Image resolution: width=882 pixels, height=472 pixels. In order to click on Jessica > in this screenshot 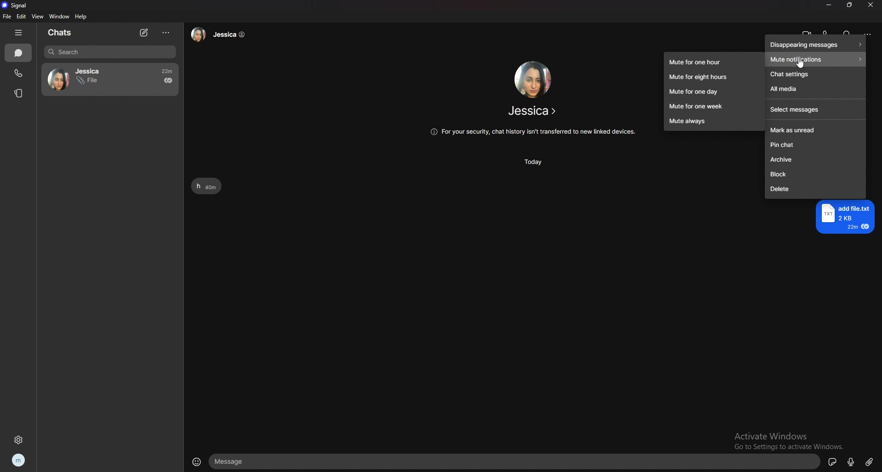, I will do `click(536, 112)`.